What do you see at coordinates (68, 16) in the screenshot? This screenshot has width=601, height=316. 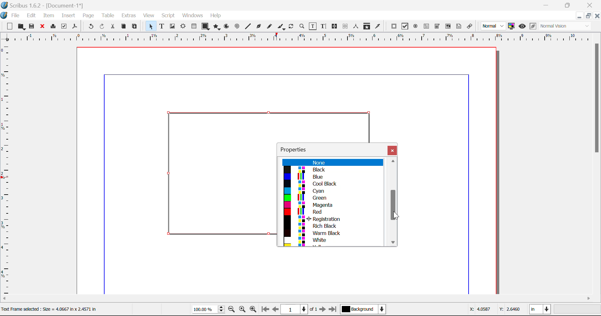 I see `Insert` at bounding box center [68, 16].